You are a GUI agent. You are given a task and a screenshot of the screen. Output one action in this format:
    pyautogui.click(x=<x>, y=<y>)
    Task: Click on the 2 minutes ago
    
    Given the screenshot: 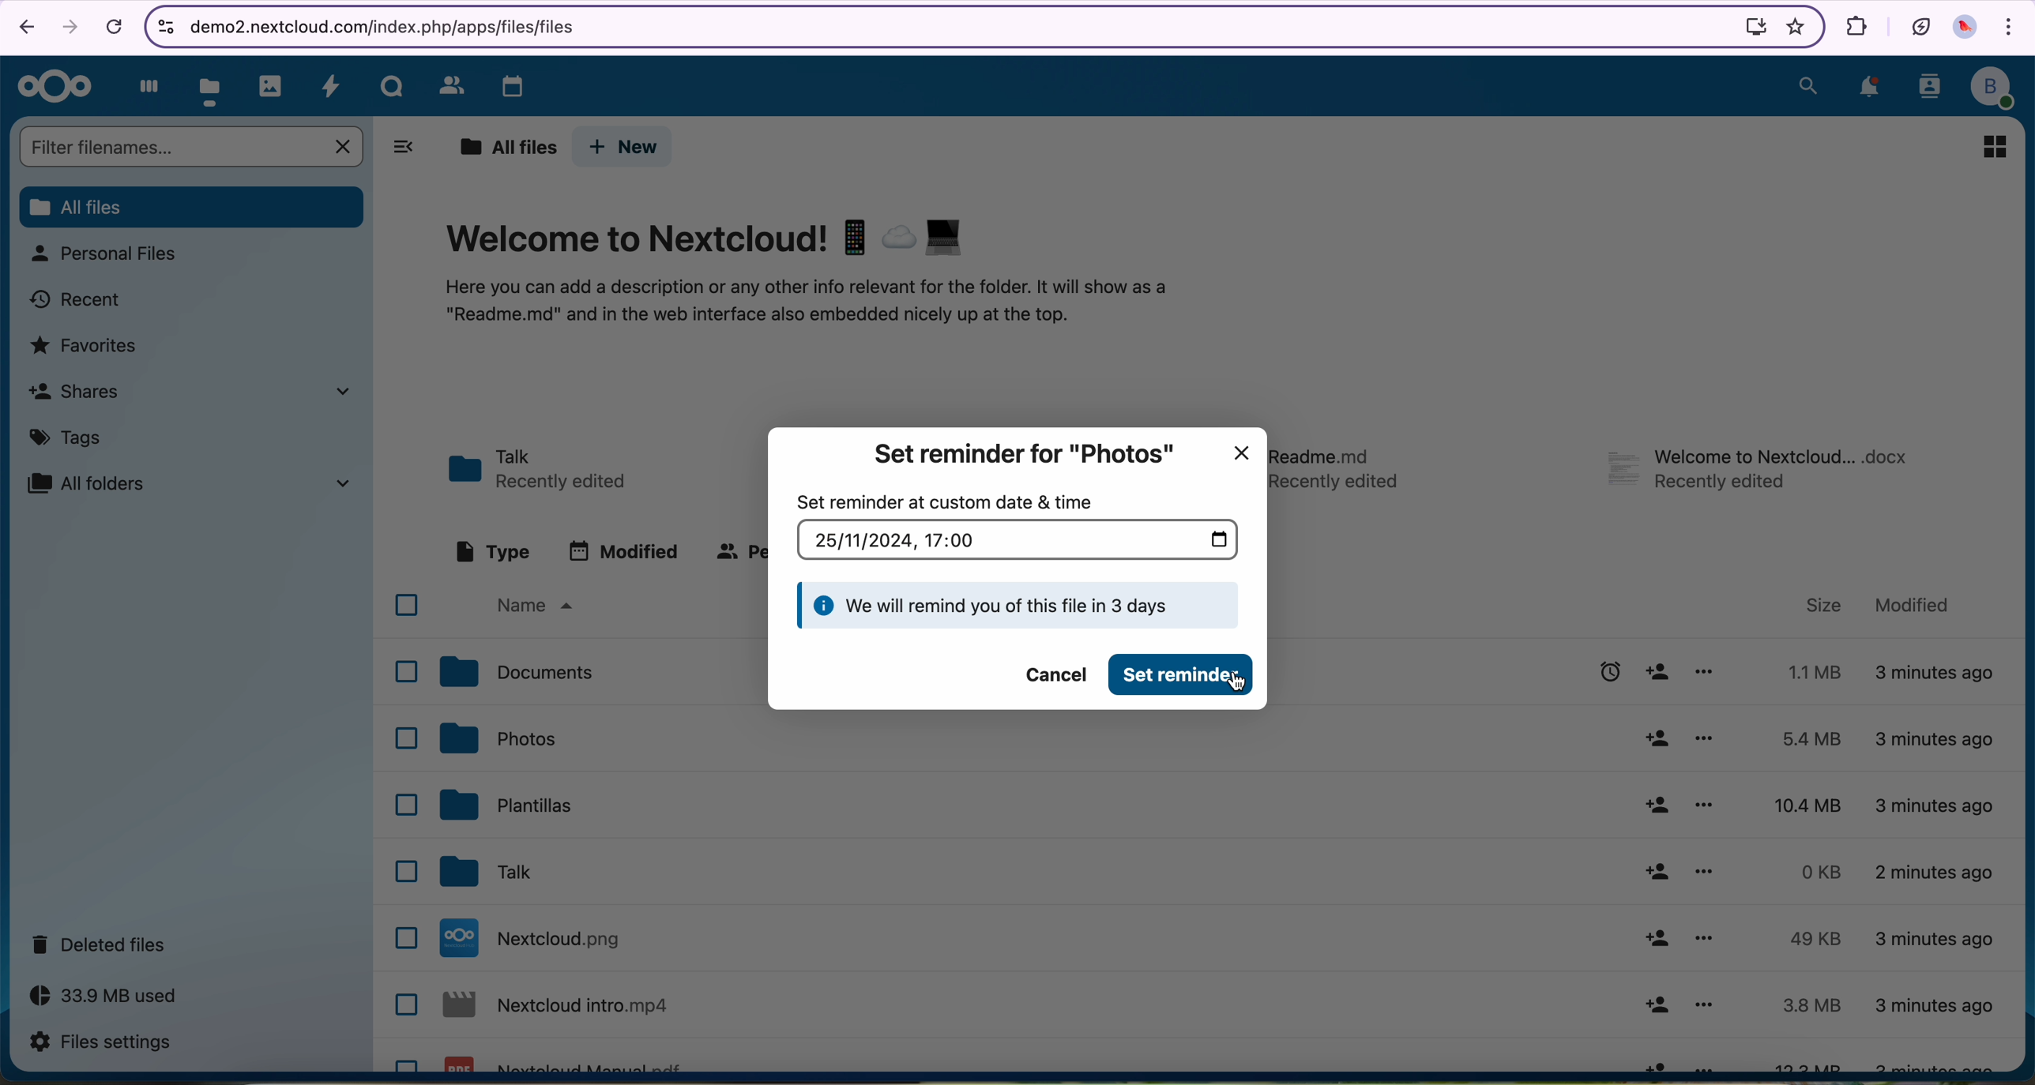 What is the action you would take?
    pyautogui.click(x=1935, y=877)
    